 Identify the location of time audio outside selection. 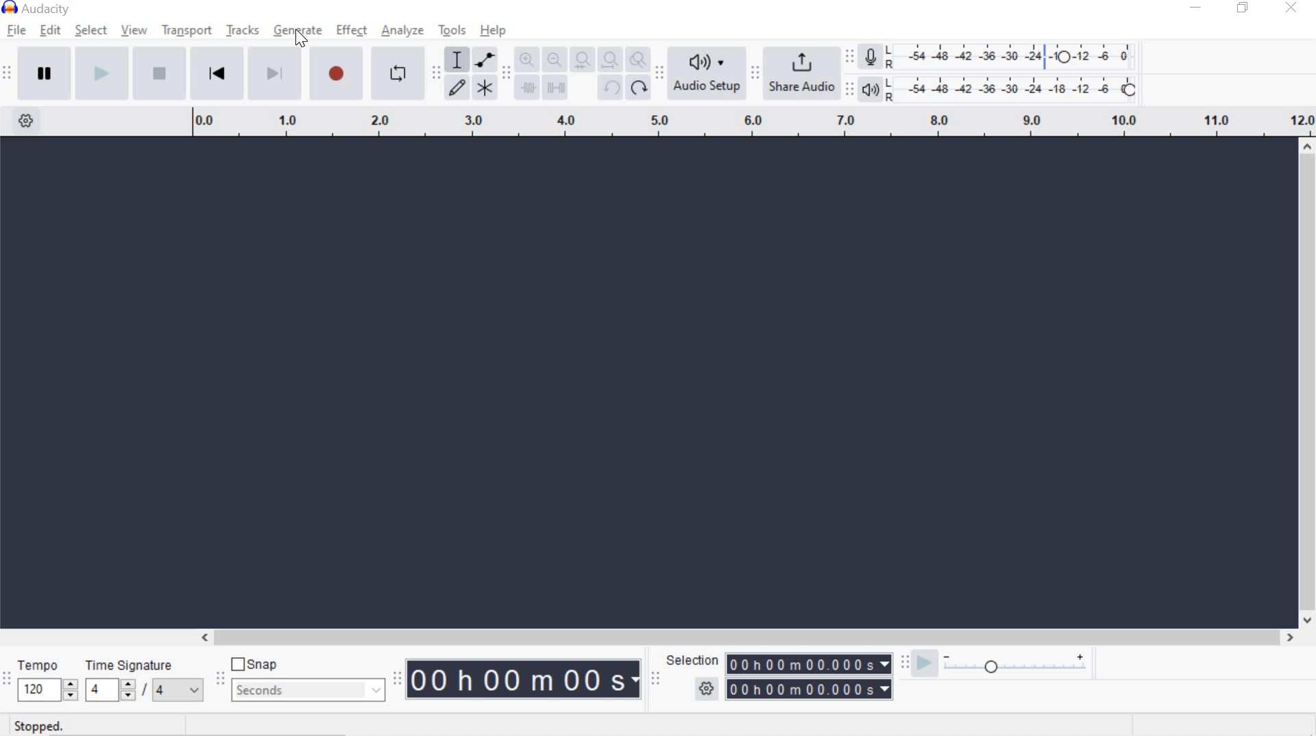
(529, 88).